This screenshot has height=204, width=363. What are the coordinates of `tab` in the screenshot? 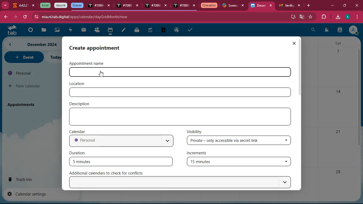 It's located at (10, 30).